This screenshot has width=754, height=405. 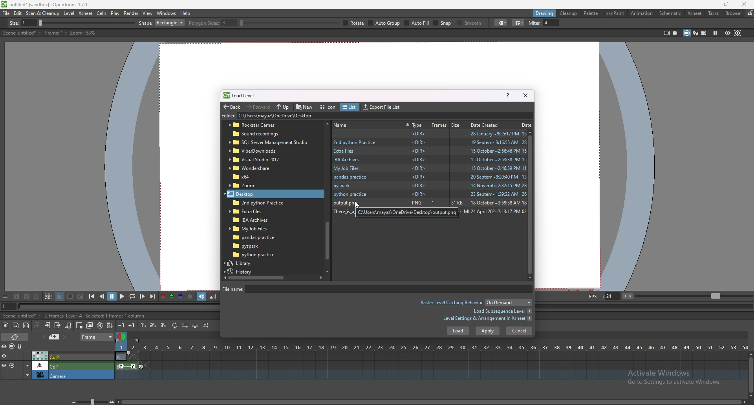 What do you see at coordinates (247, 263) in the screenshot?
I see `library` at bounding box center [247, 263].